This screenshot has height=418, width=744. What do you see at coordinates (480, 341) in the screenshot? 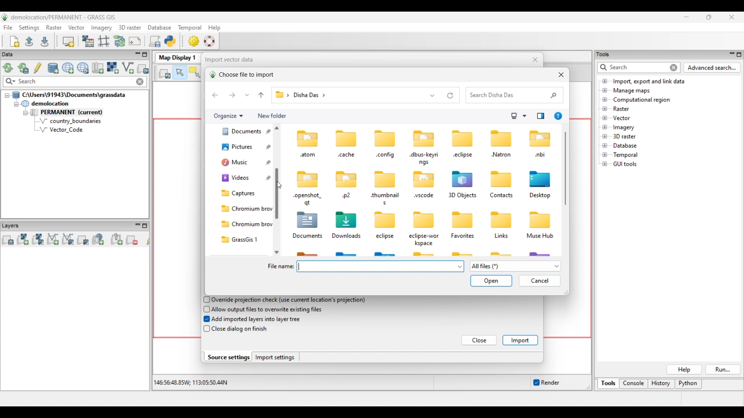
I see `Close` at bounding box center [480, 341].